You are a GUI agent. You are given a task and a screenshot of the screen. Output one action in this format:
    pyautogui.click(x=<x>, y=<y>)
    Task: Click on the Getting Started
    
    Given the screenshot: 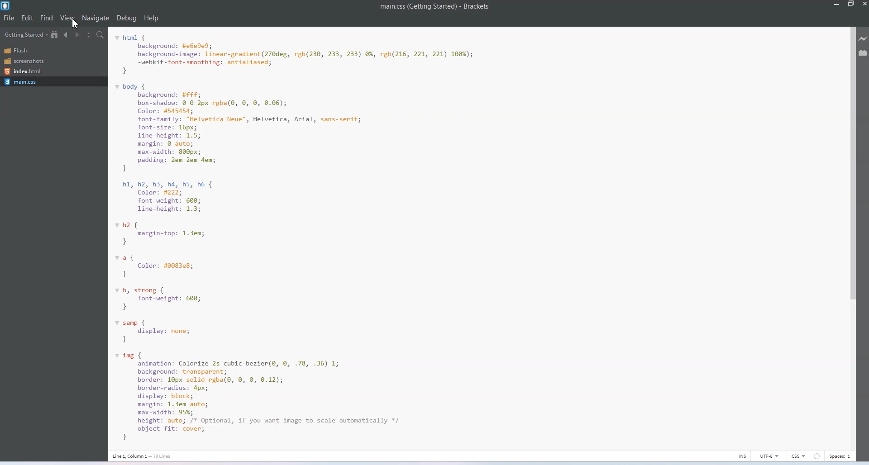 What is the action you would take?
    pyautogui.click(x=26, y=35)
    